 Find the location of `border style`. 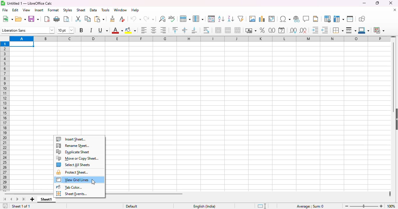

border style is located at coordinates (351, 30).